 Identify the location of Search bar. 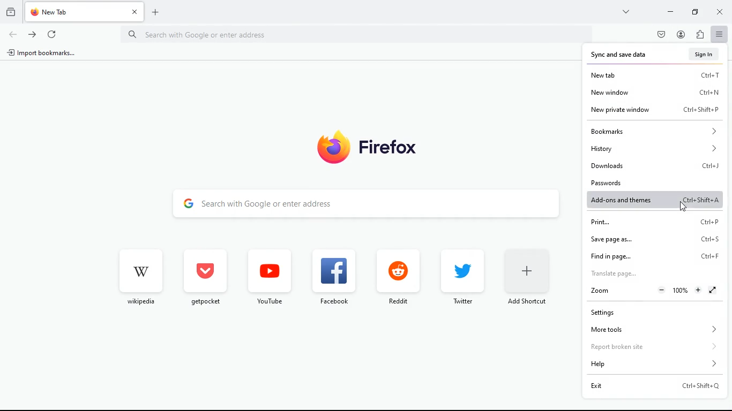
(363, 35).